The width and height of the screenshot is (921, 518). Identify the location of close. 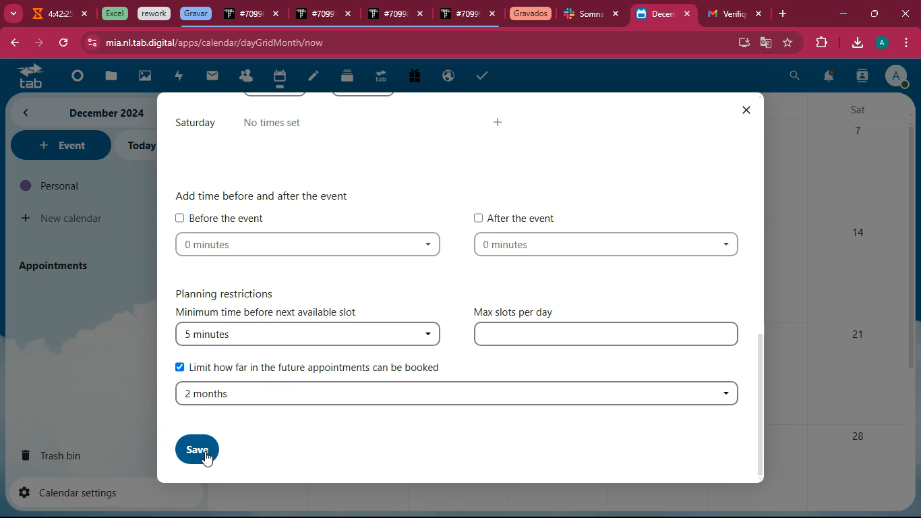
(493, 15).